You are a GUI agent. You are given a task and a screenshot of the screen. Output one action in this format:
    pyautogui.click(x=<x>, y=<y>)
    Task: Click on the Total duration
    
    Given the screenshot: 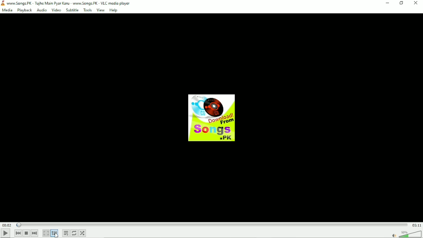 What is the action you would take?
    pyautogui.click(x=417, y=225)
    